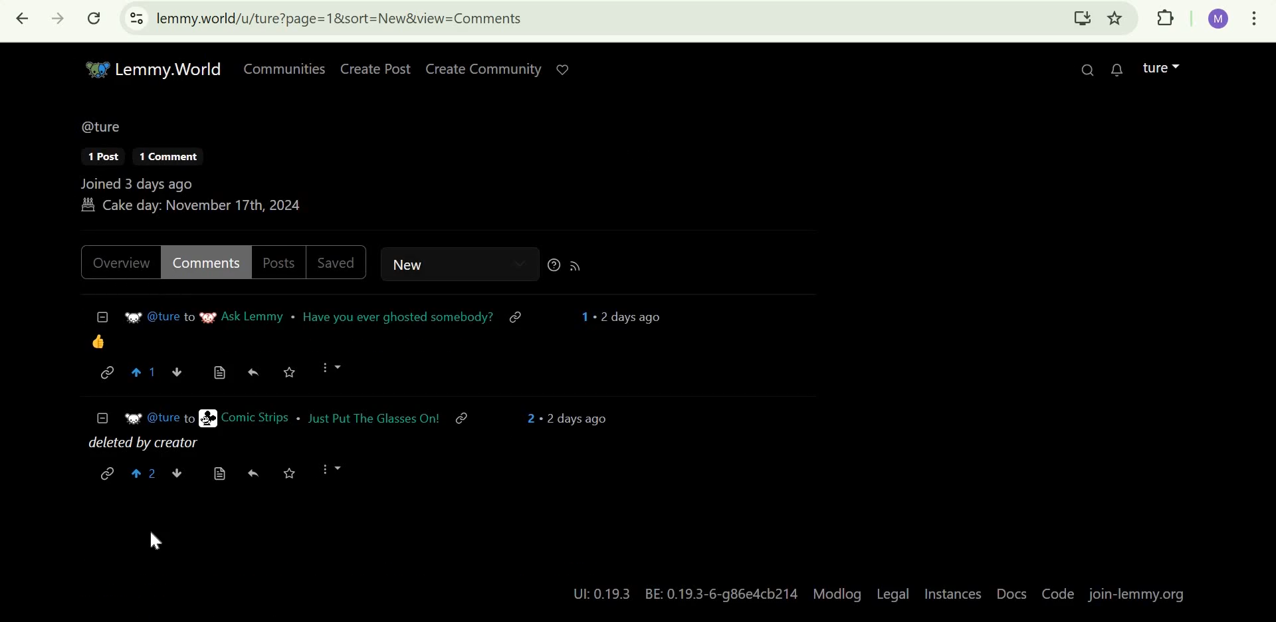 This screenshot has width=1276, height=622. What do you see at coordinates (193, 207) in the screenshot?
I see `cake day: November 17th, 2024` at bounding box center [193, 207].